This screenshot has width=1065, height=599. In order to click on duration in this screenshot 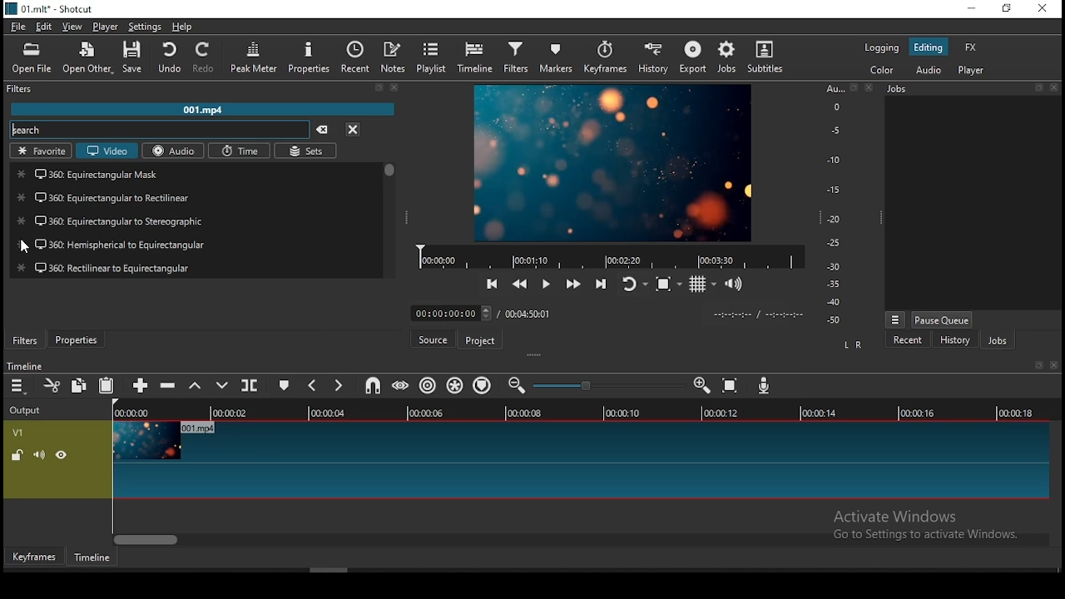, I will do `click(477, 313)`.